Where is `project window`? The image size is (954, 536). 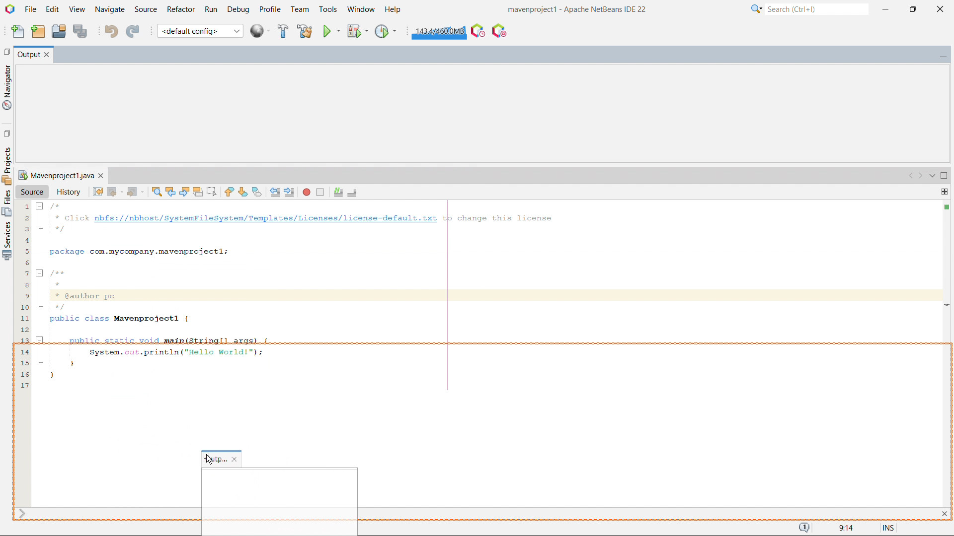
project window is located at coordinates (55, 175).